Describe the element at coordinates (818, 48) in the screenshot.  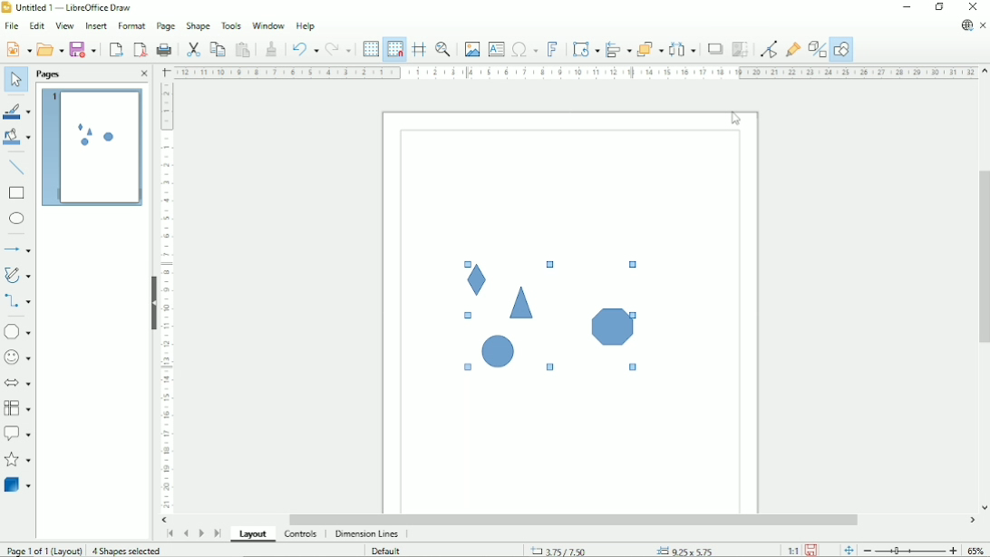
I see `Toggle extrusion` at that location.